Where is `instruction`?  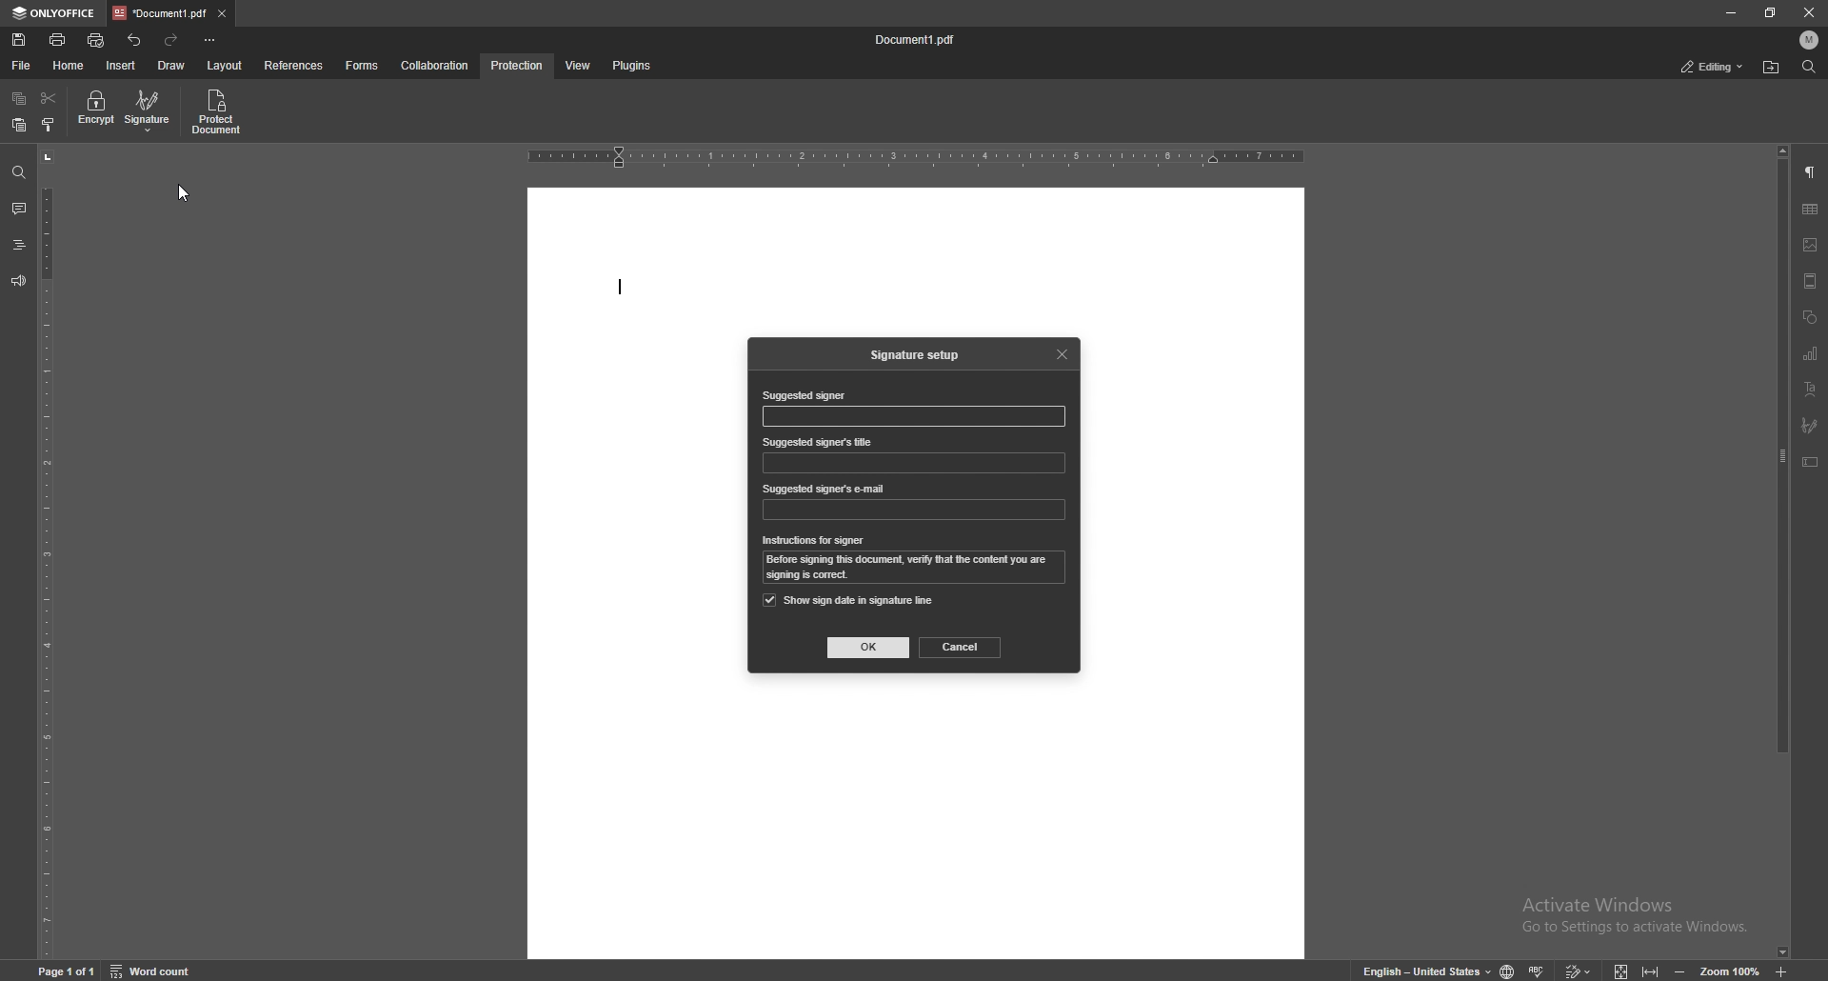
instruction is located at coordinates (917, 569).